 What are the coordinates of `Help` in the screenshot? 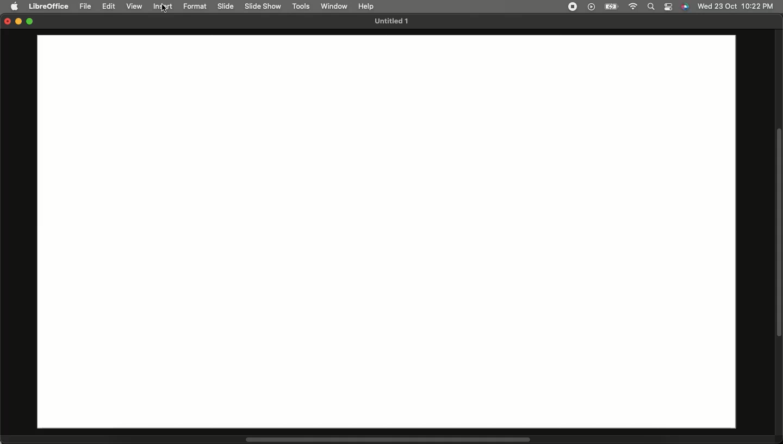 It's located at (366, 5).